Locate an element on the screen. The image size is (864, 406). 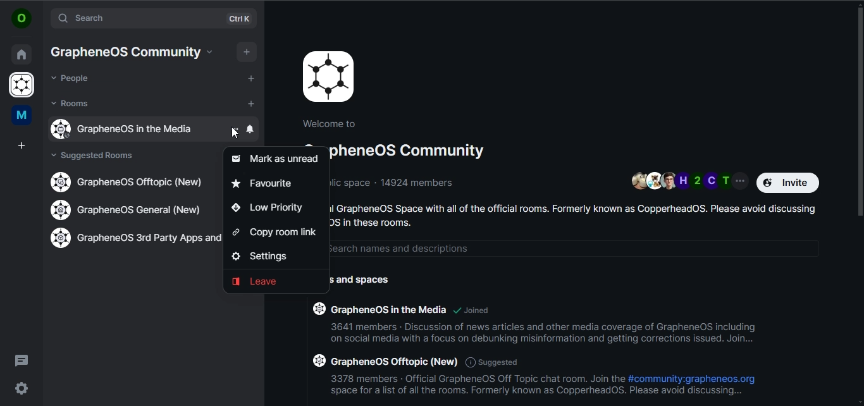
scrolbar is located at coordinates (858, 108).